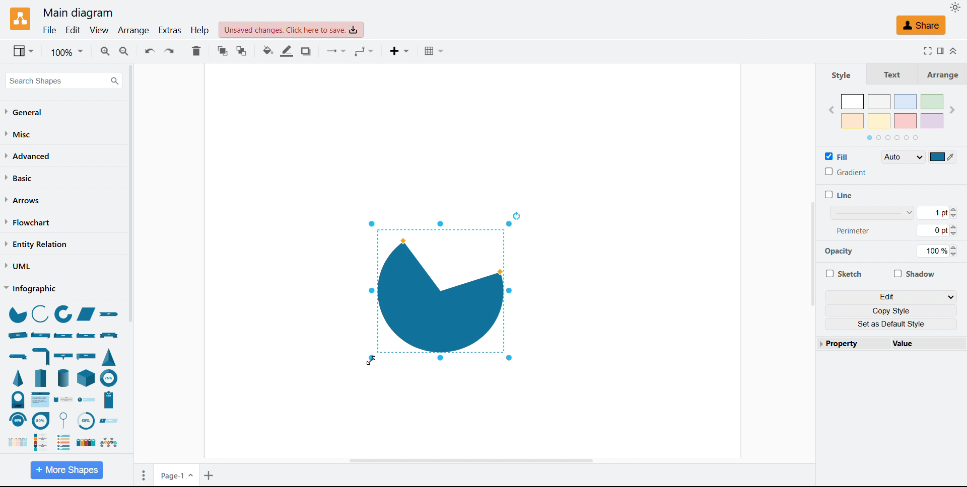  What do you see at coordinates (17, 335) in the screenshot?
I see `ribbon  rolled` at bounding box center [17, 335].